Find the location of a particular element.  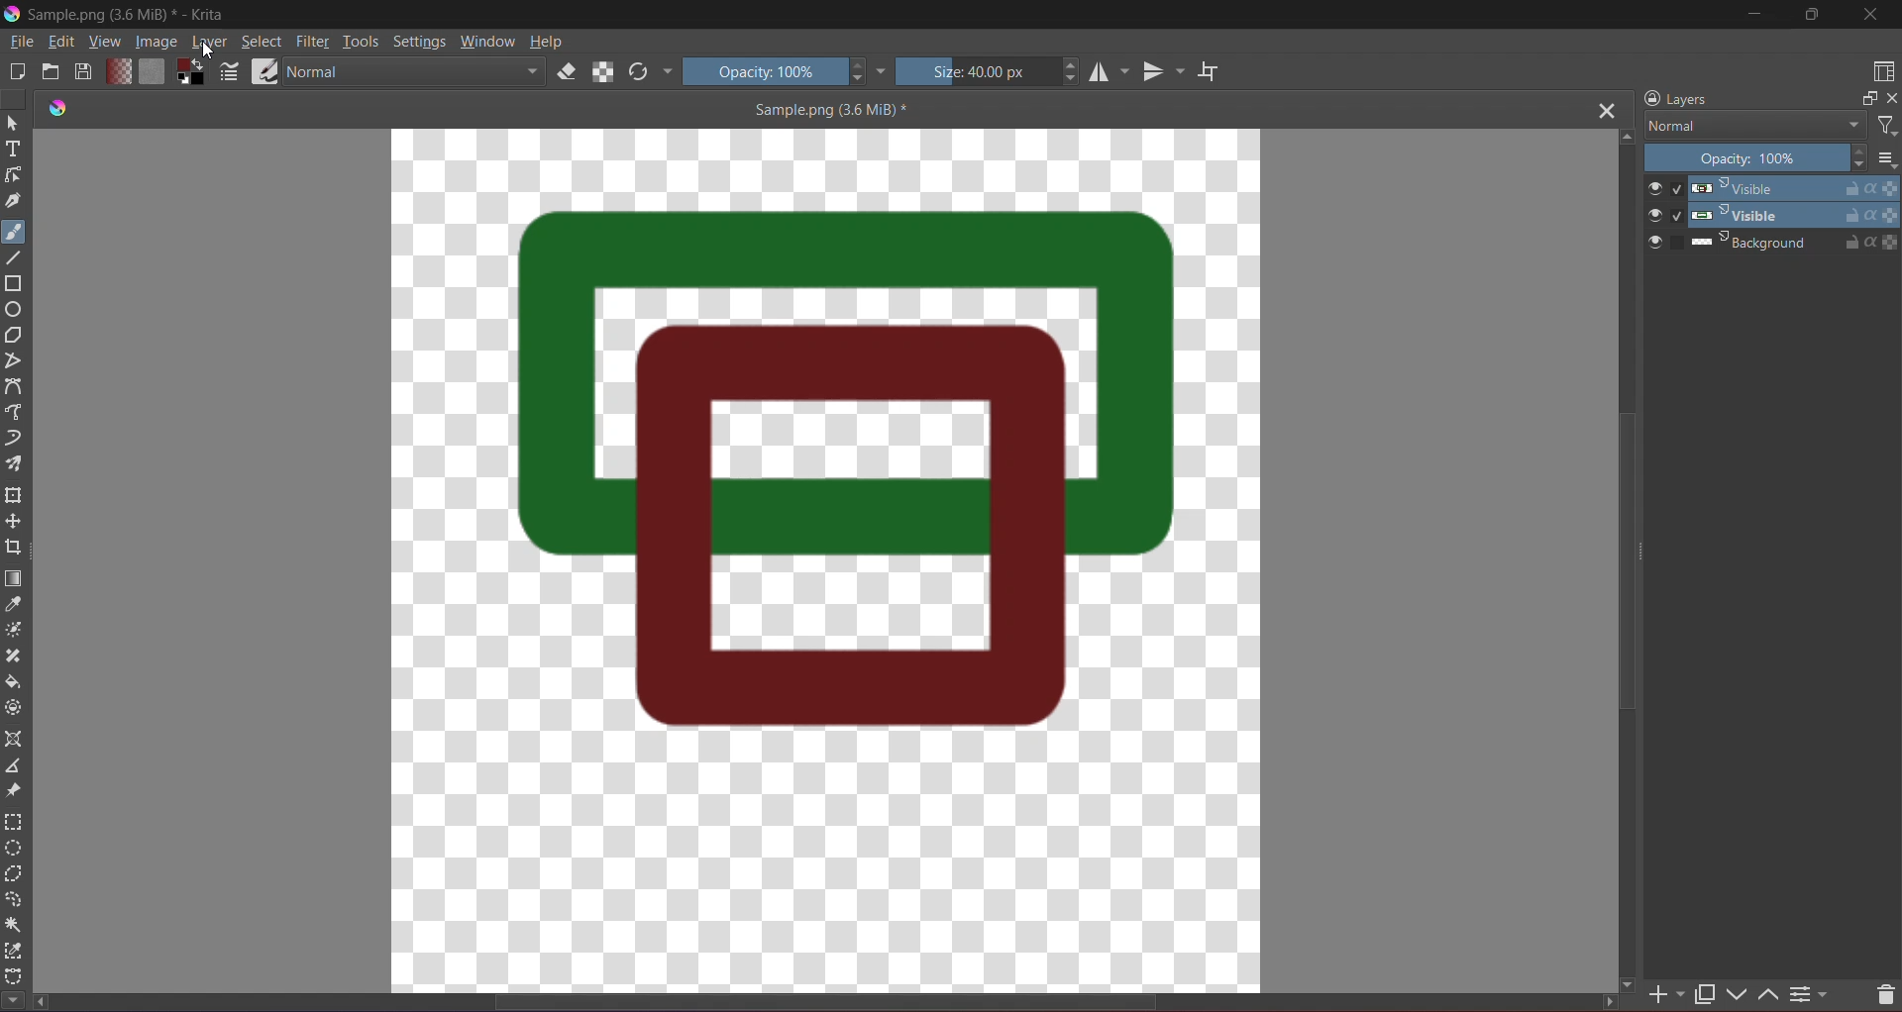

Image is located at coordinates (154, 43).